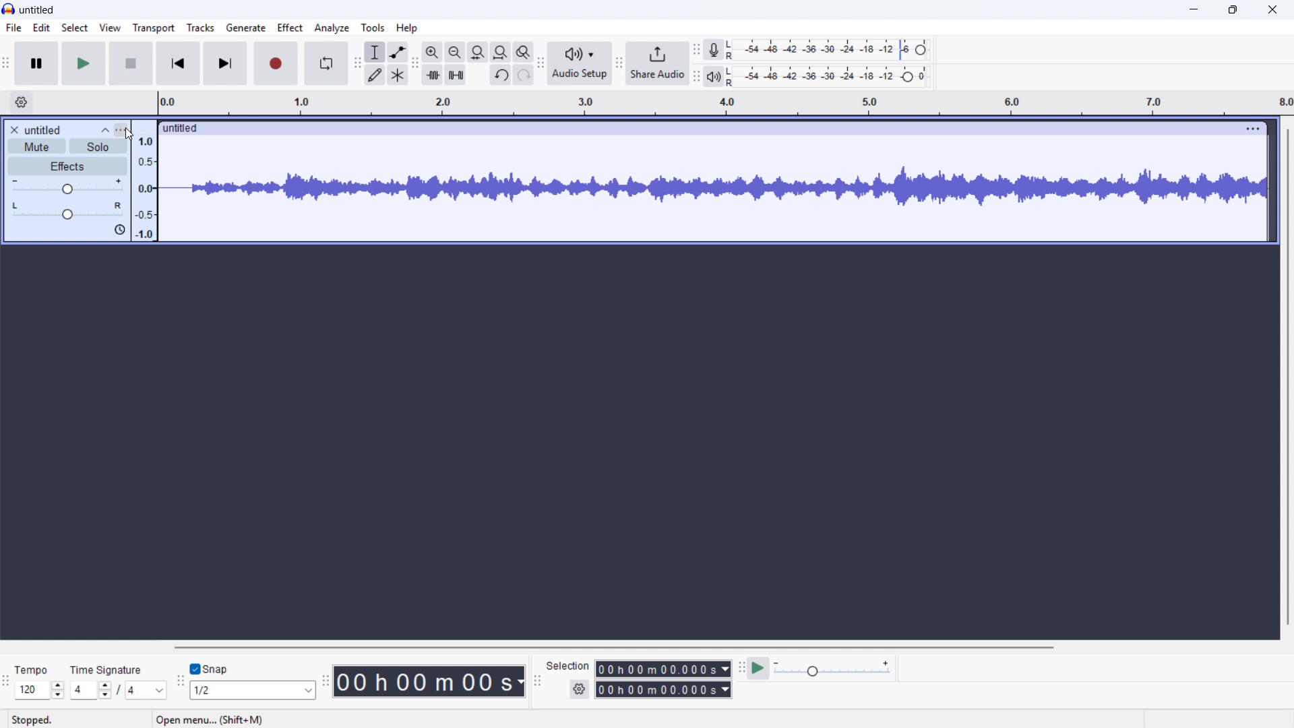 The height and width of the screenshot is (728, 1294). What do you see at coordinates (500, 53) in the screenshot?
I see `` at bounding box center [500, 53].